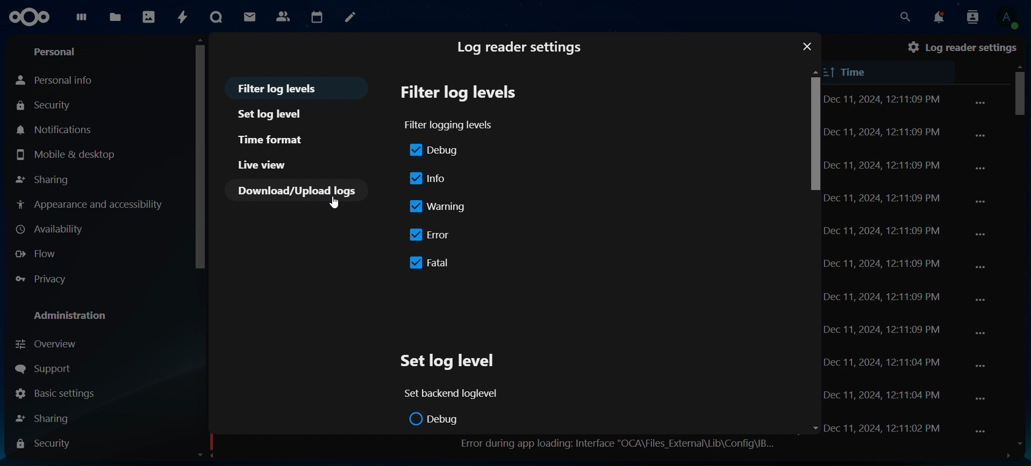 The height and width of the screenshot is (466, 1031). What do you see at coordinates (273, 140) in the screenshot?
I see `time format` at bounding box center [273, 140].